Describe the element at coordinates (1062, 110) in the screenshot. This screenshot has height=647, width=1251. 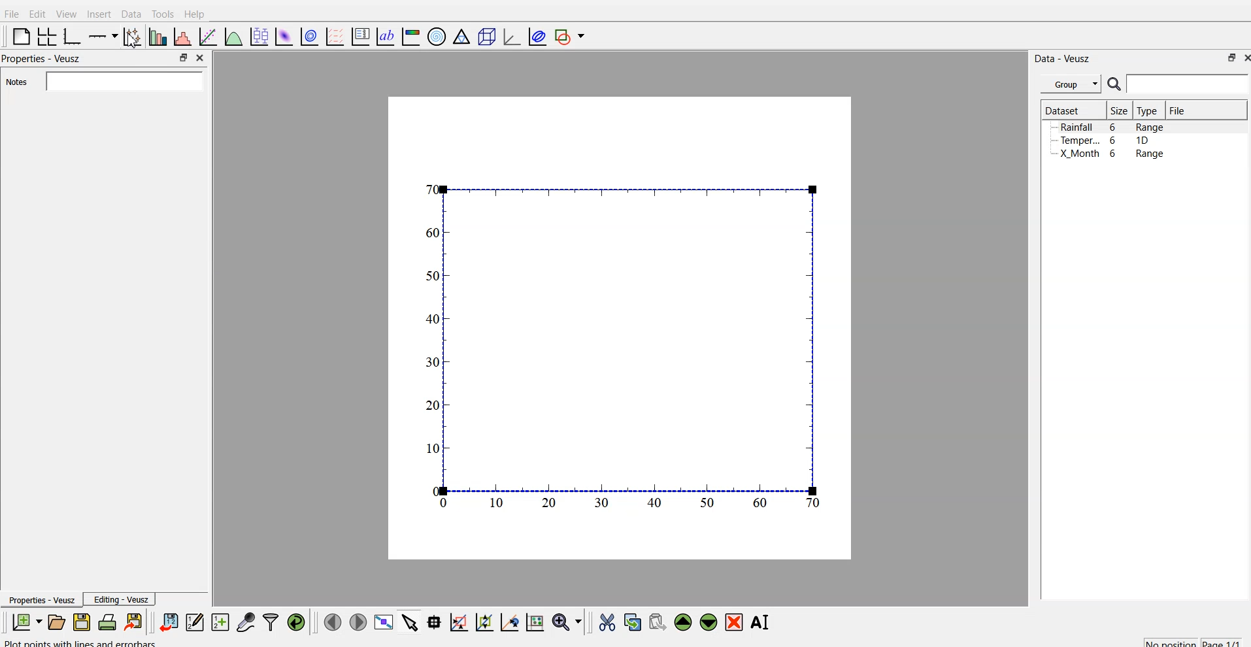
I see `Dataset` at that location.